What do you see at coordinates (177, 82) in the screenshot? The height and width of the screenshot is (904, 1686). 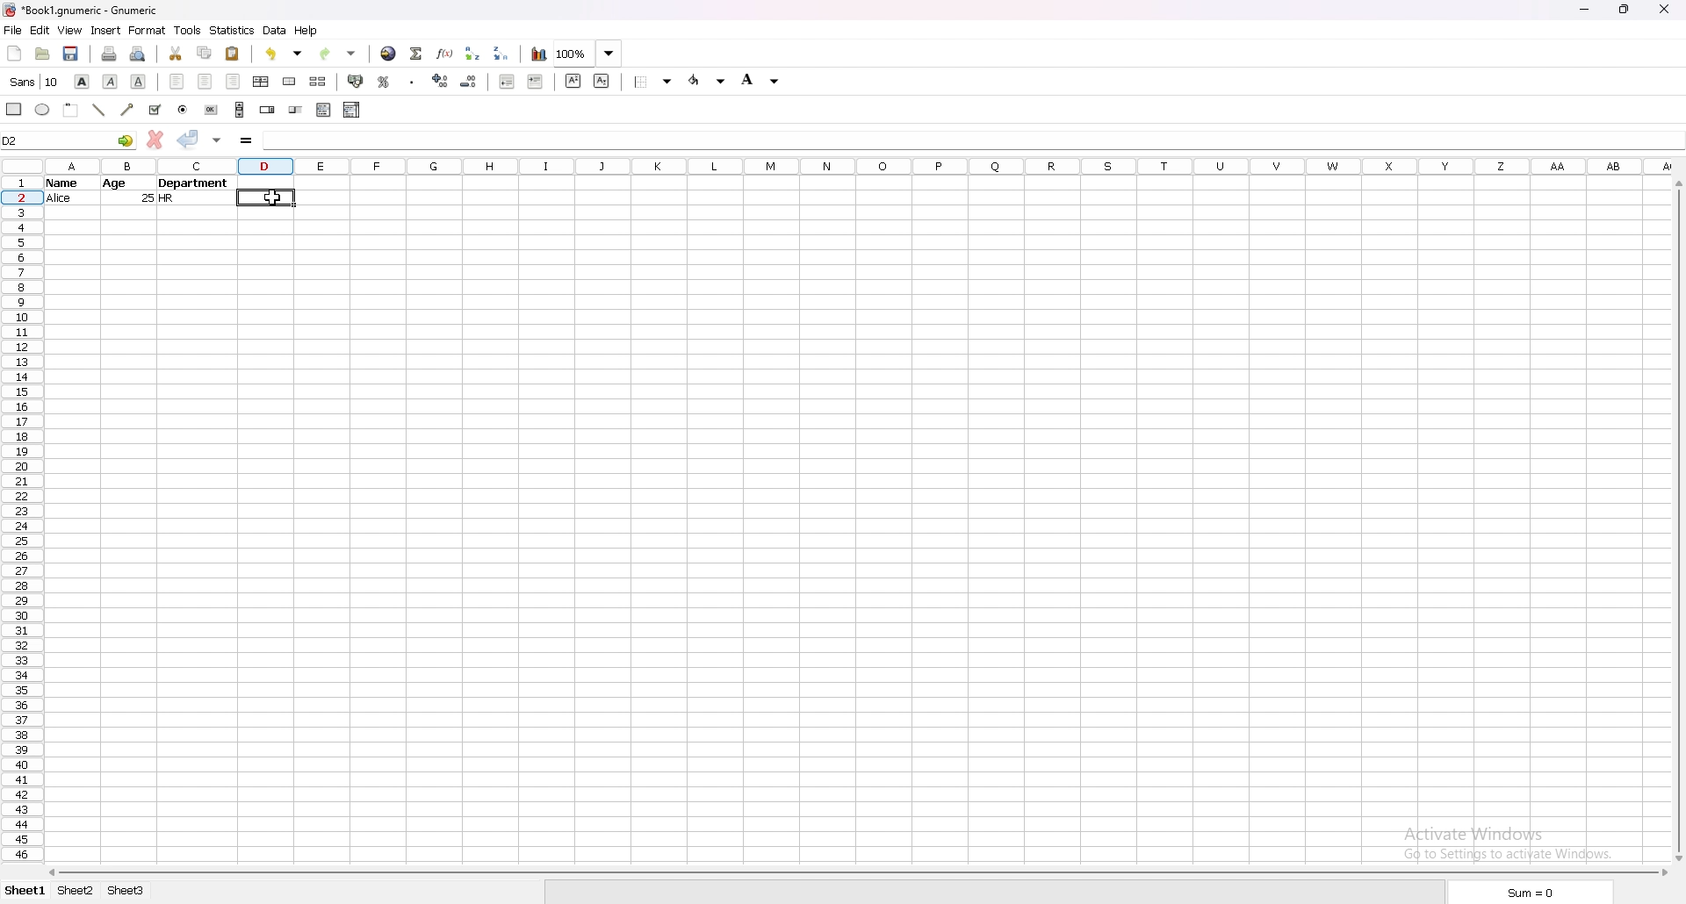 I see `left align` at bounding box center [177, 82].